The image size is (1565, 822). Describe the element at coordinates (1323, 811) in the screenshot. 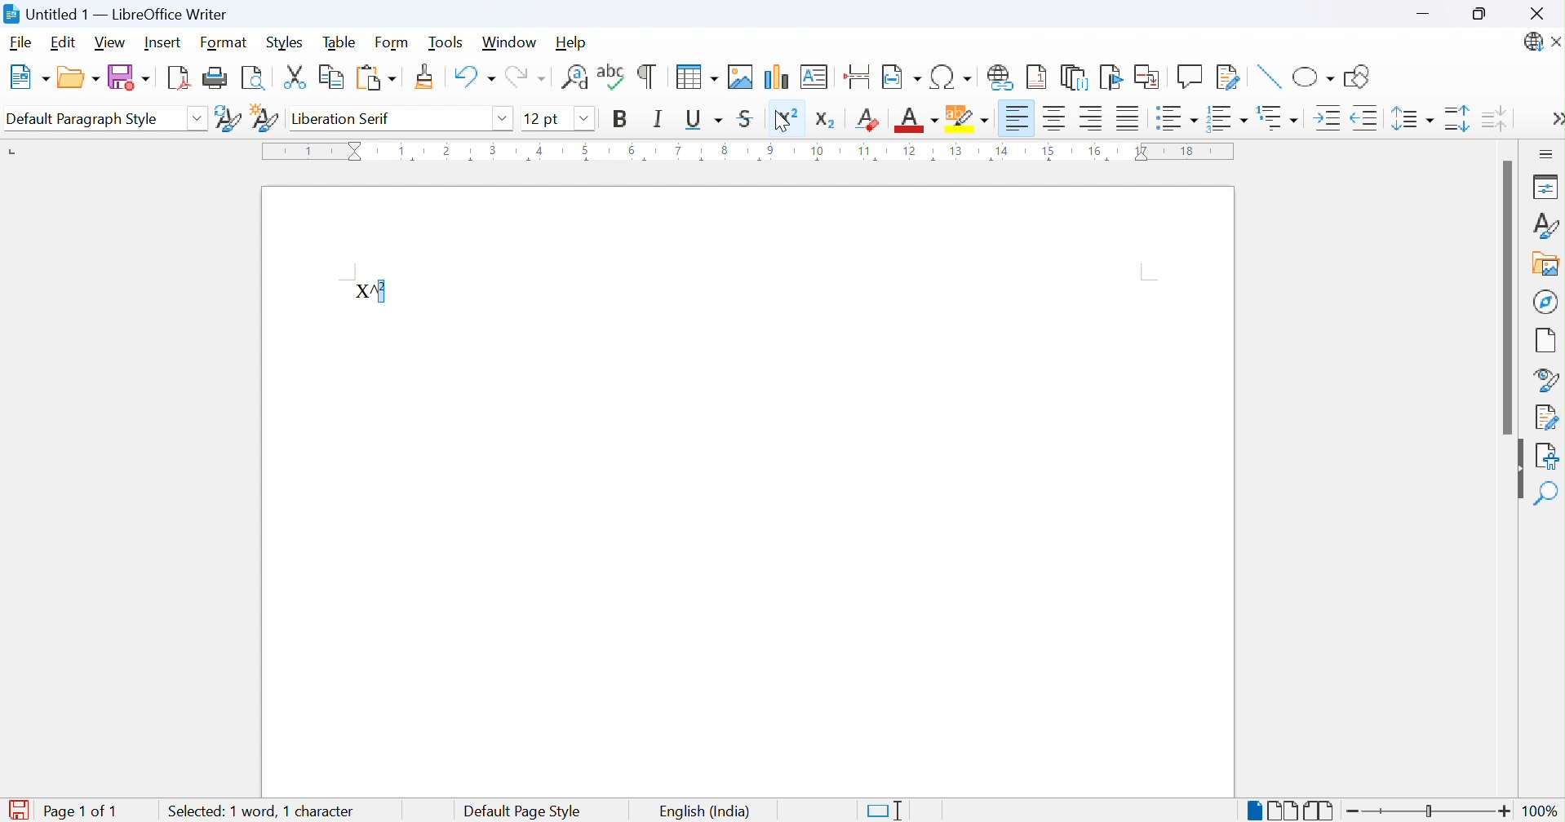

I see `Book view` at that location.